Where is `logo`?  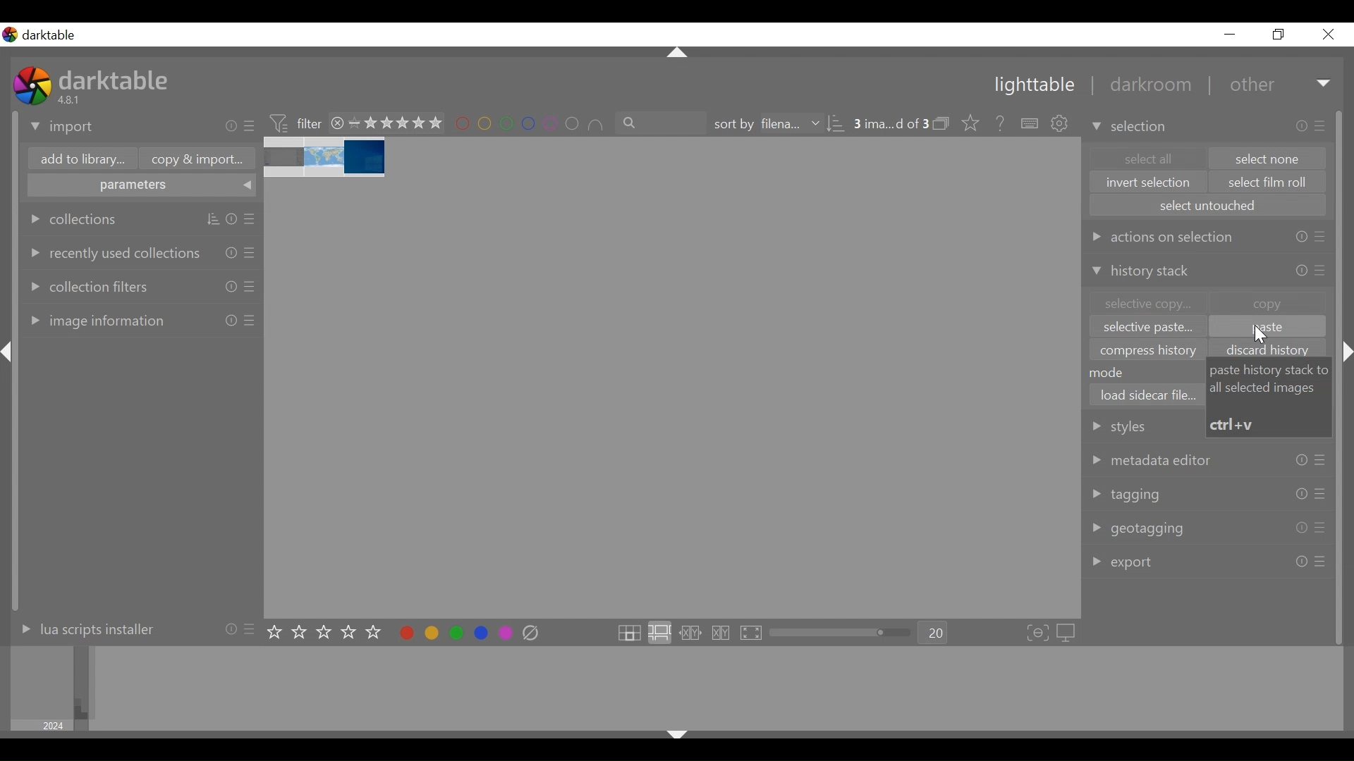
logo is located at coordinates (32, 85).